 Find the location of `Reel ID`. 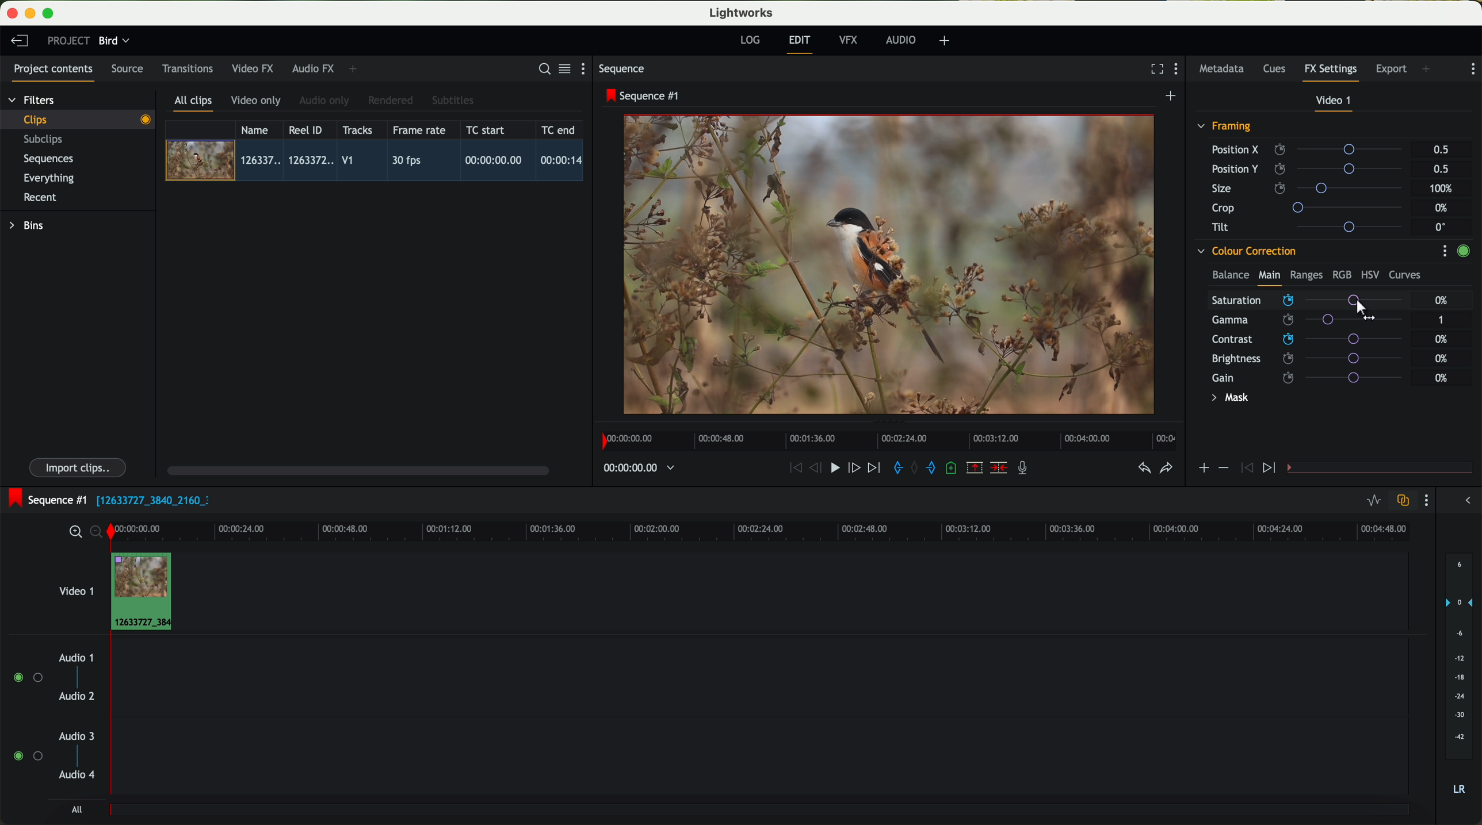

Reel ID is located at coordinates (308, 129).